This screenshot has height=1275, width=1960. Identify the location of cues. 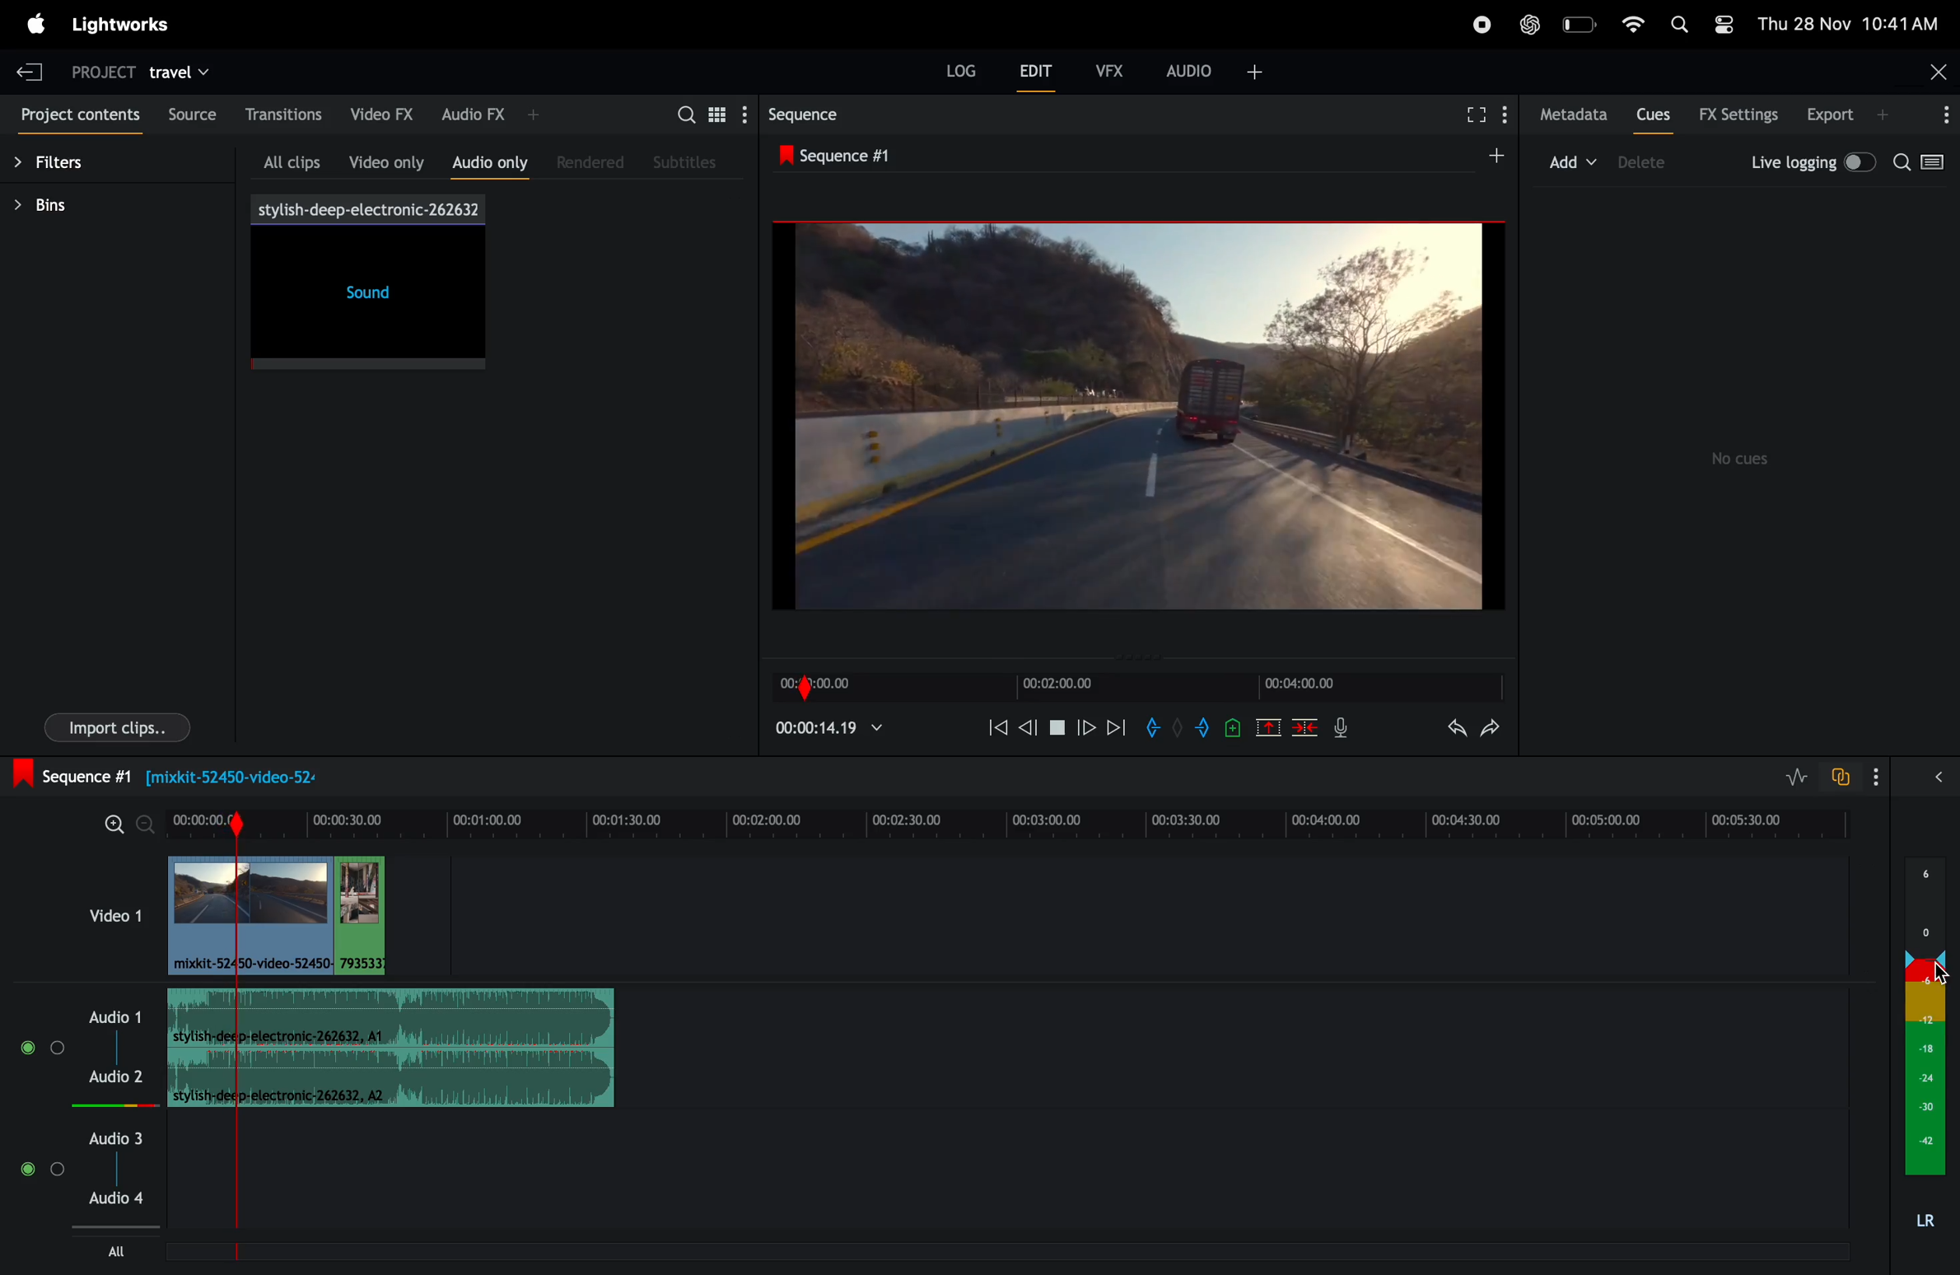
(1652, 114).